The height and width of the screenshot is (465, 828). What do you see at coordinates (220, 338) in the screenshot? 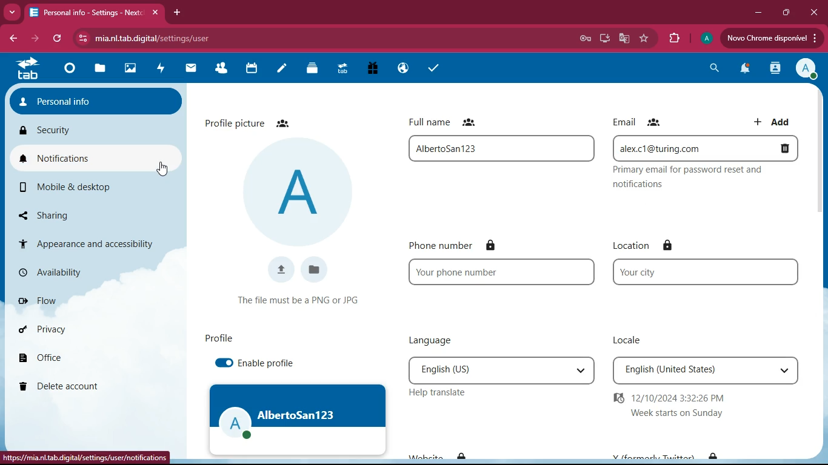
I see `profile` at bounding box center [220, 338].